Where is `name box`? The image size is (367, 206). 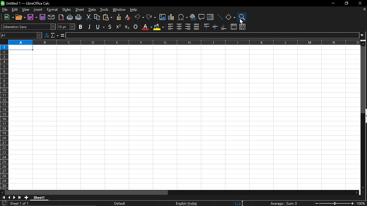 name box is located at coordinates (22, 35).